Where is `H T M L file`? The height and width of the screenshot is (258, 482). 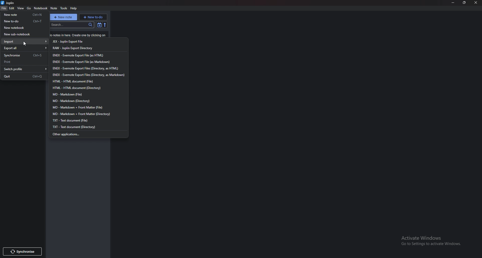
H T M L file is located at coordinates (76, 81).